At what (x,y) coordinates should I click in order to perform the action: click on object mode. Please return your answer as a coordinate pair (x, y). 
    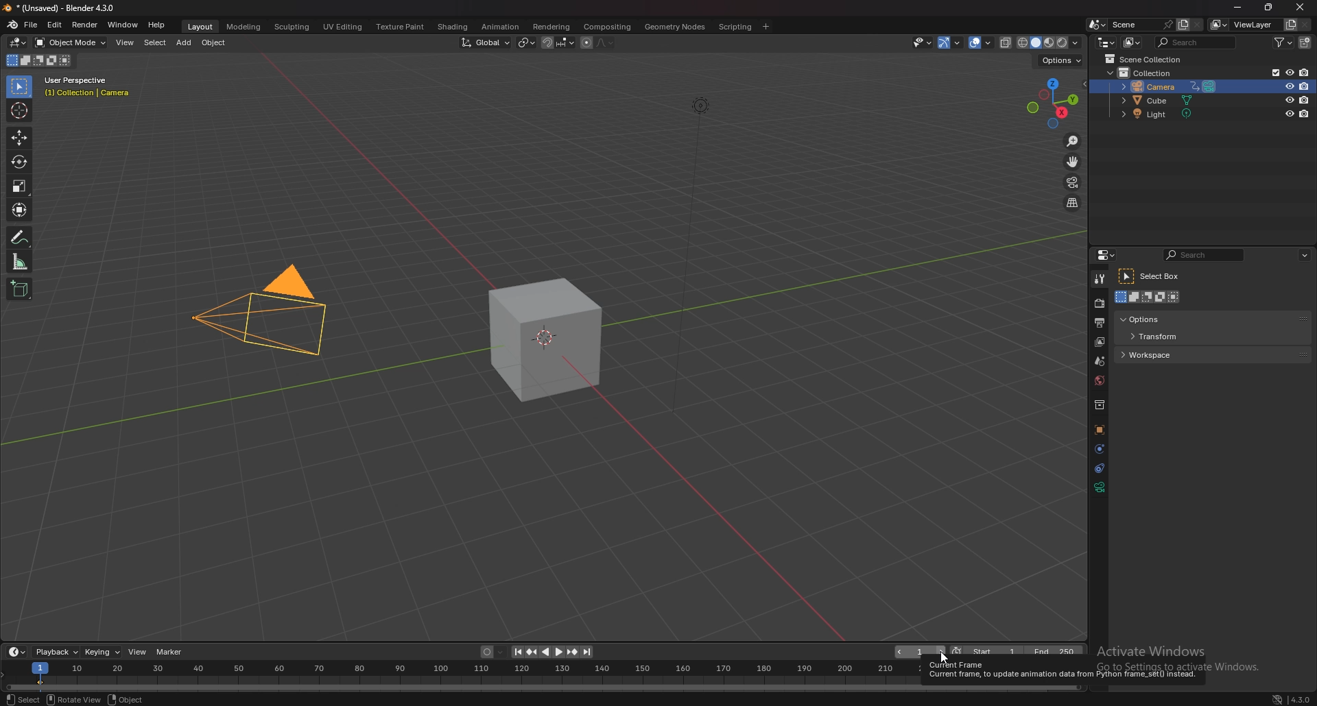
    Looking at the image, I should click on (70, 42).